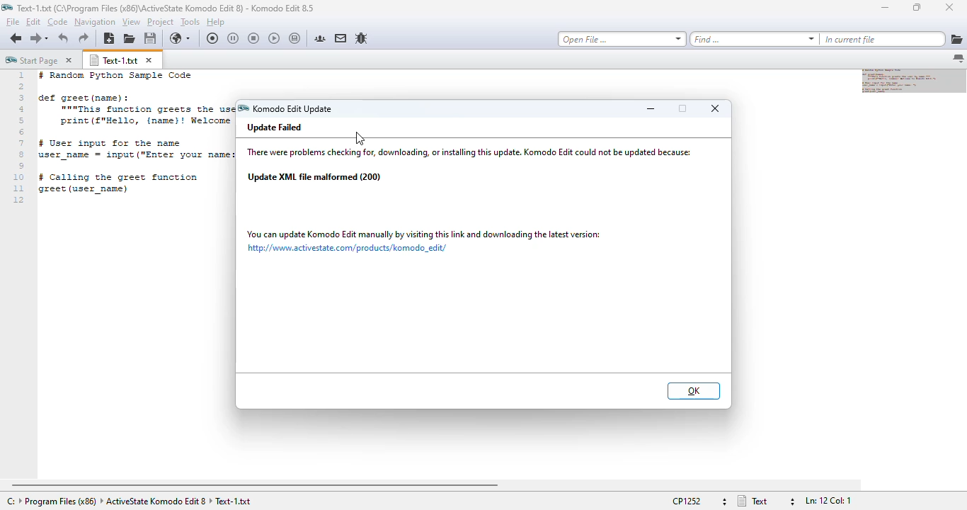 The image size is (967, 510). What do you see at coordinates (84, 38) in the screenshot?
I see `redo last action` at bounding box center [84, 38].